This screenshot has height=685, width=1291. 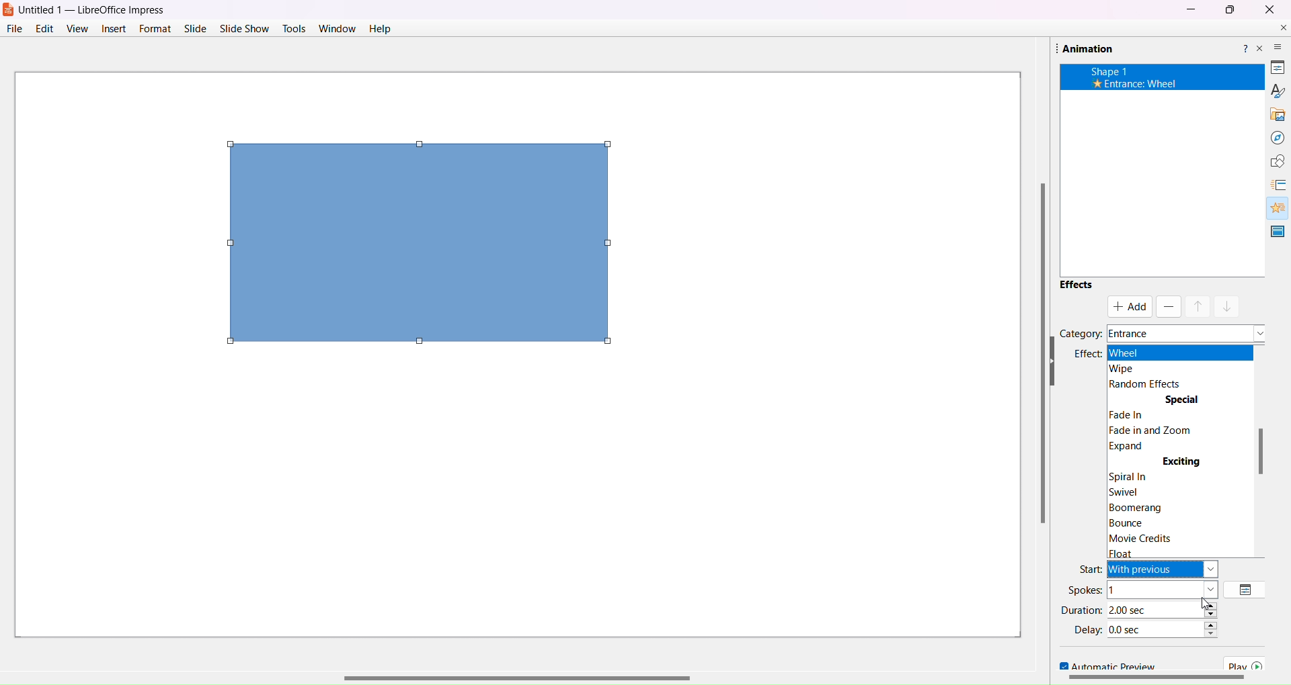 I want to click on Time Increase/Decrease, so click(x=1218, y=632).